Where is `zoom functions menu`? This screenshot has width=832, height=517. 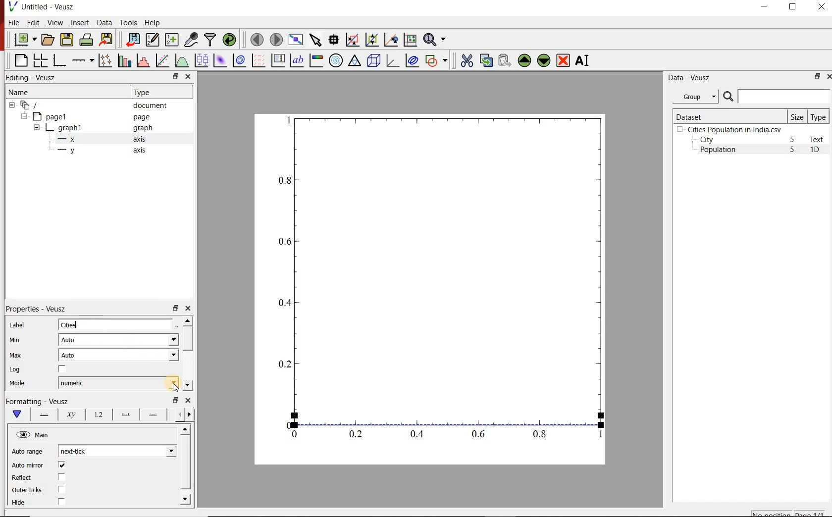
zoom functions menu is located at coordinates (436, 40).